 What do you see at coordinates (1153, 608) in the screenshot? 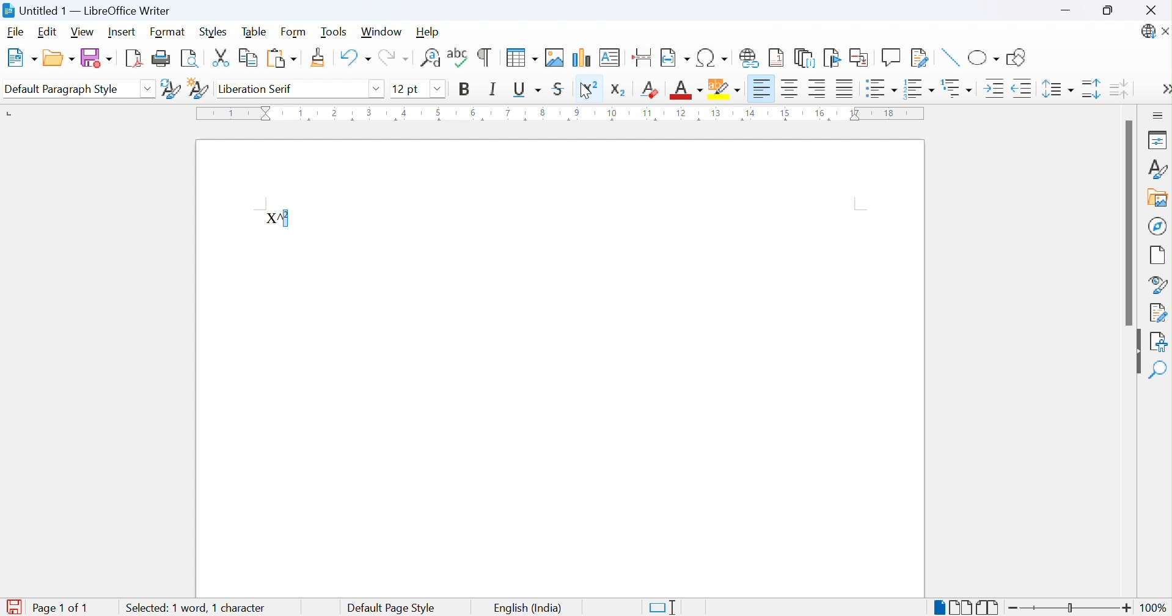
I see `100%` at bounding box center [1153, 608].